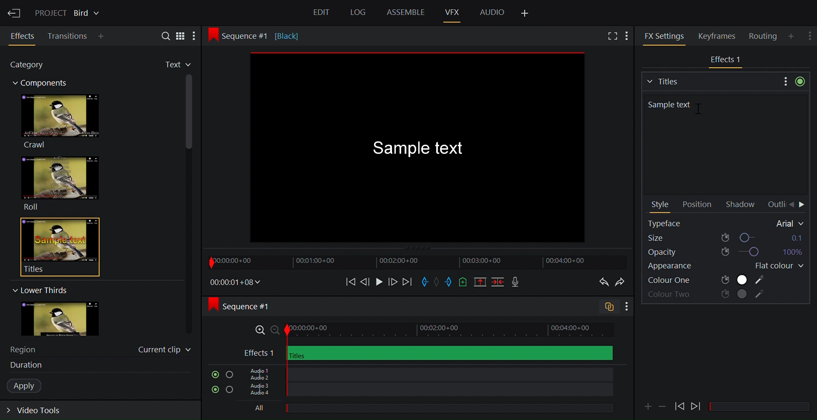 The width and height of the screenshot is (817, 420). Describe the element at coordinates (707, 295) in the screenshot. I see `Color two` at that location.